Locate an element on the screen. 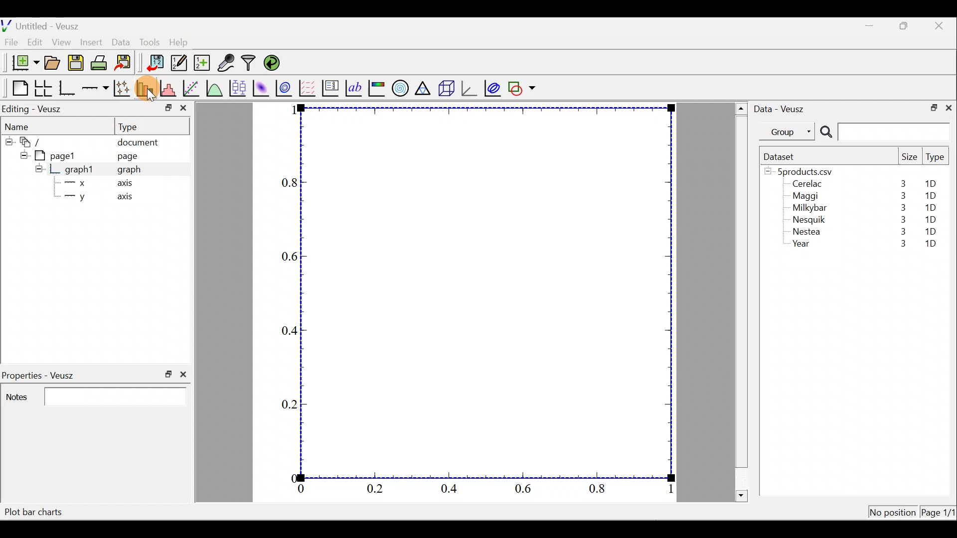  close is located at coordinates (185, 374).